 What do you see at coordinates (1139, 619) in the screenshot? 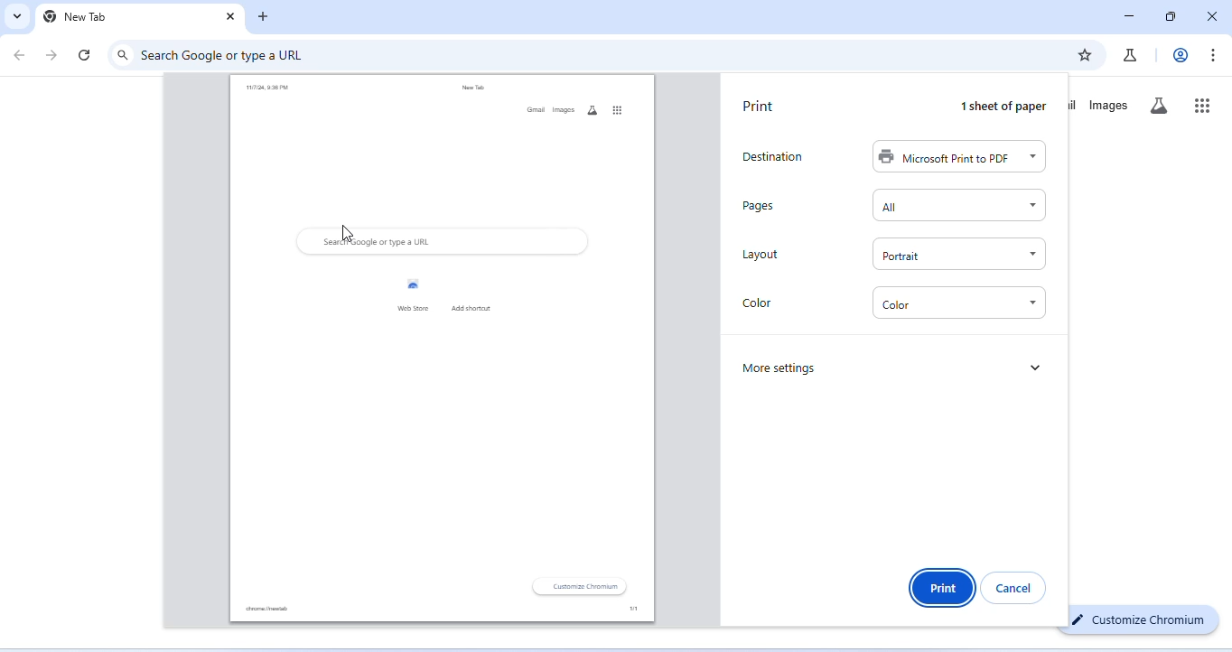
I see `customize chromium` at bounding box center [1139, 619].